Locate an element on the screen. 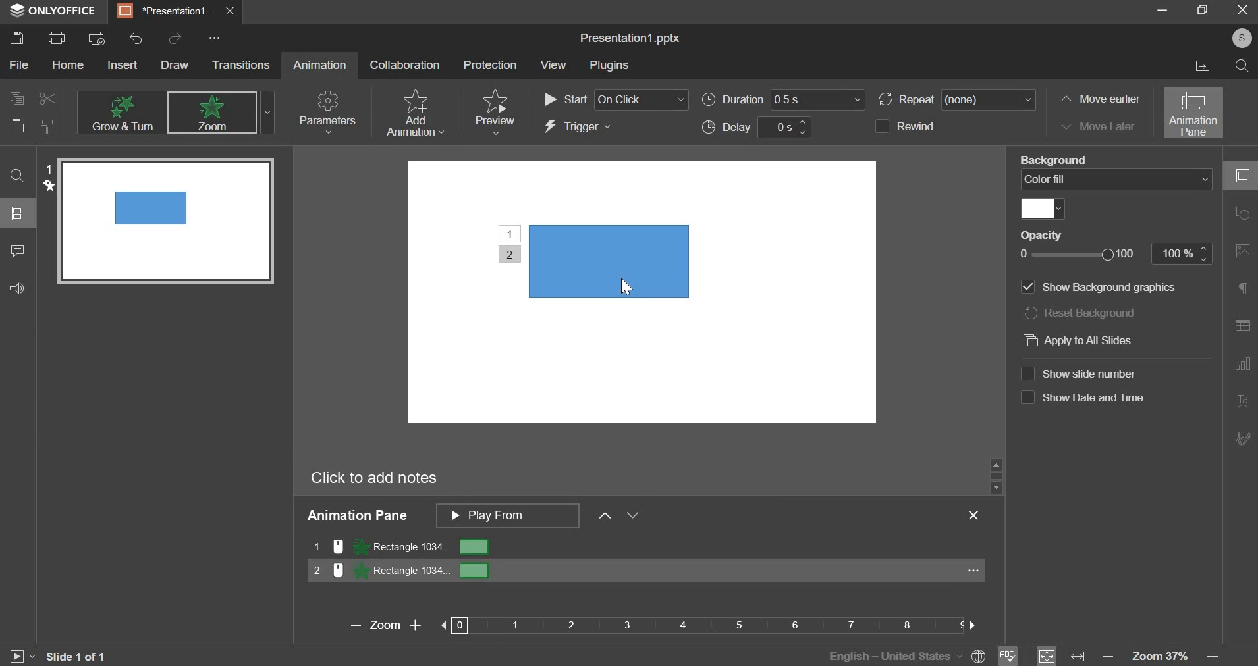 Image resolution: width=1258 pixels, height=666 pixels. rectangle 1034 is located at coordinates (647, 573).